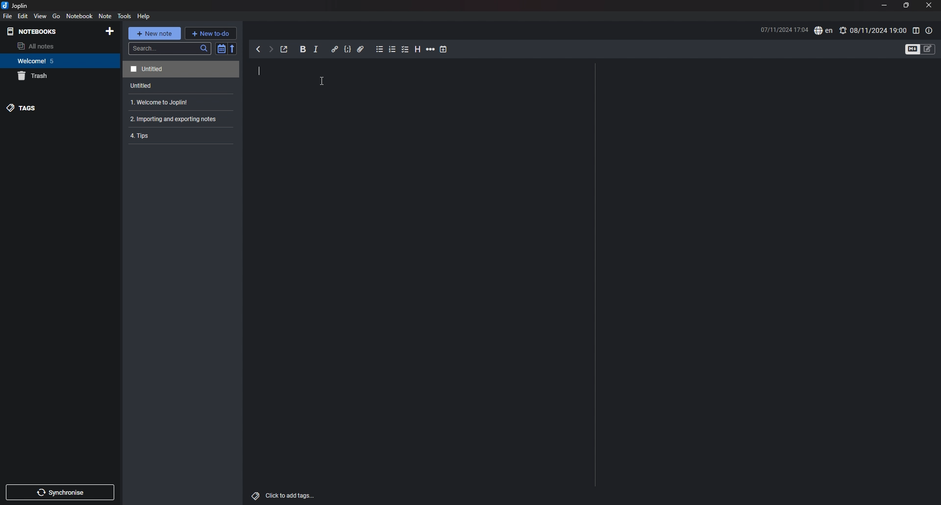 The image size is (941, 505). What do you see at coordinates (928, 49) in the screenshot?
I see `toggle editors` at bounding box center [928, 49].